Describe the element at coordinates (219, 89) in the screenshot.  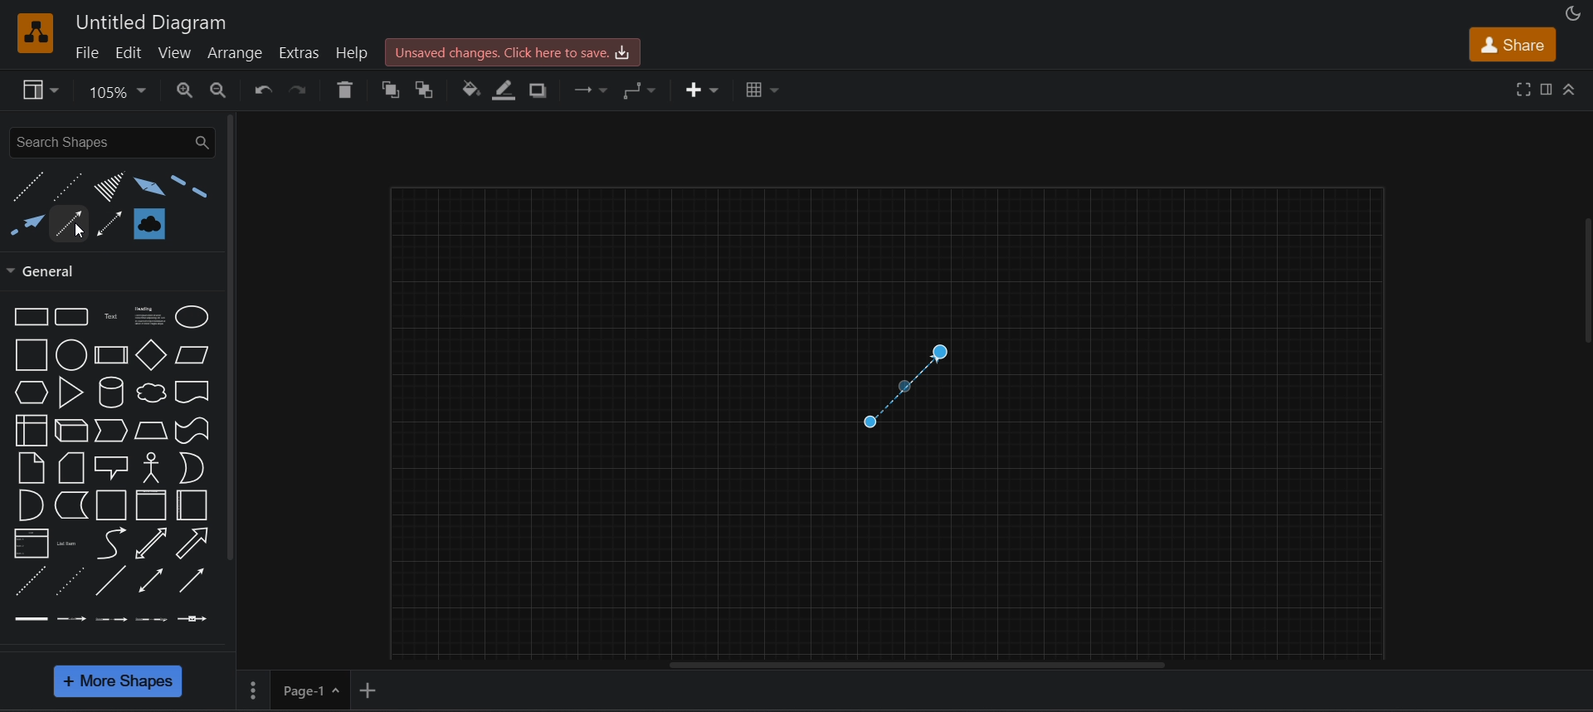
I see `zoom out` at that location.